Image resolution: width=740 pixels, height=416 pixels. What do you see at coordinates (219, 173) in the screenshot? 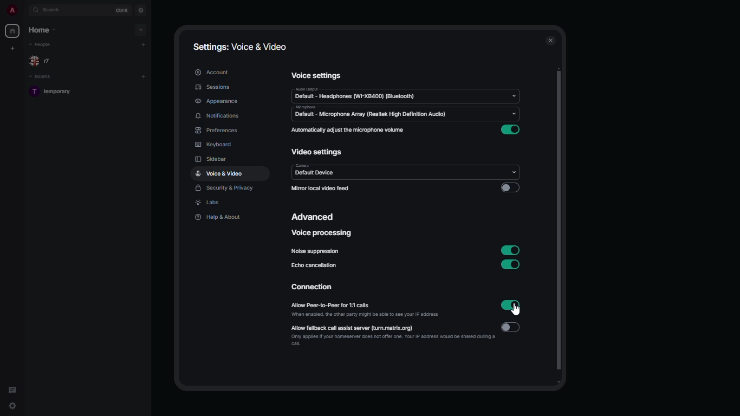
I see `voice & video` at bounding box center [219, 173].